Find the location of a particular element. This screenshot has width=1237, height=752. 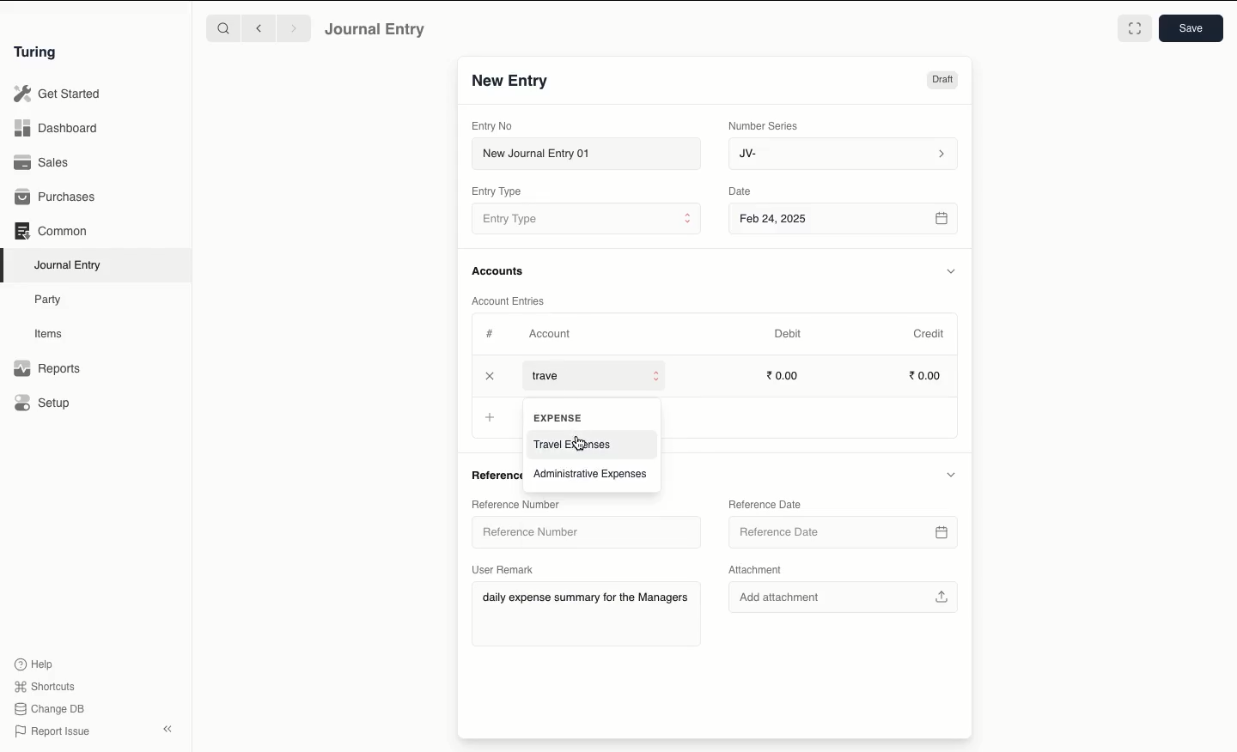

Credit is located at coordinates (930, 334).